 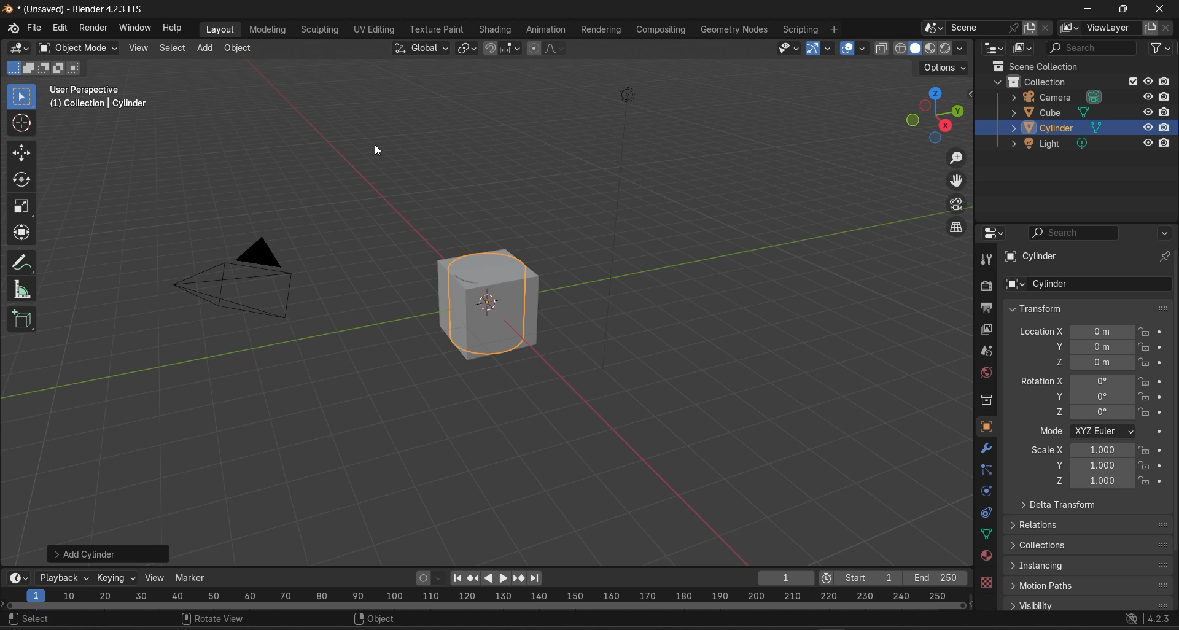 I want to click on pin scene to workspace, so click(x=1014, y=28).